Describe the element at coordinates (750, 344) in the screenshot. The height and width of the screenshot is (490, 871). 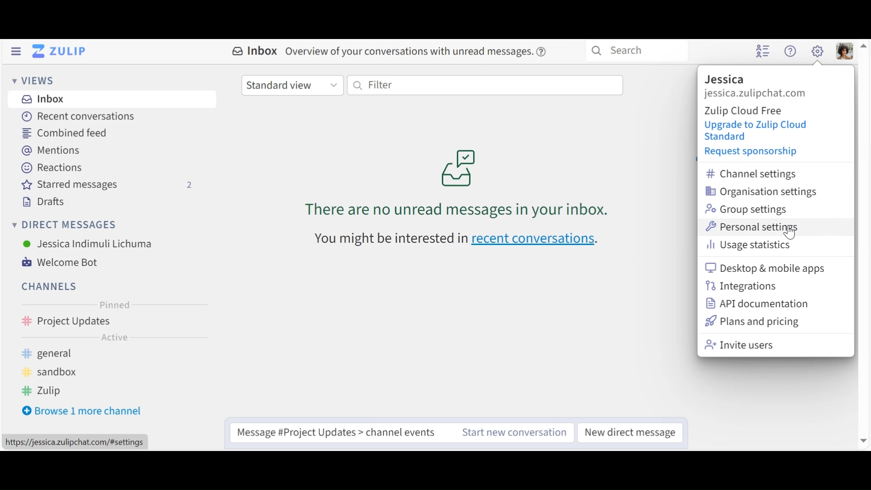
I see `Invite Users` at that location.